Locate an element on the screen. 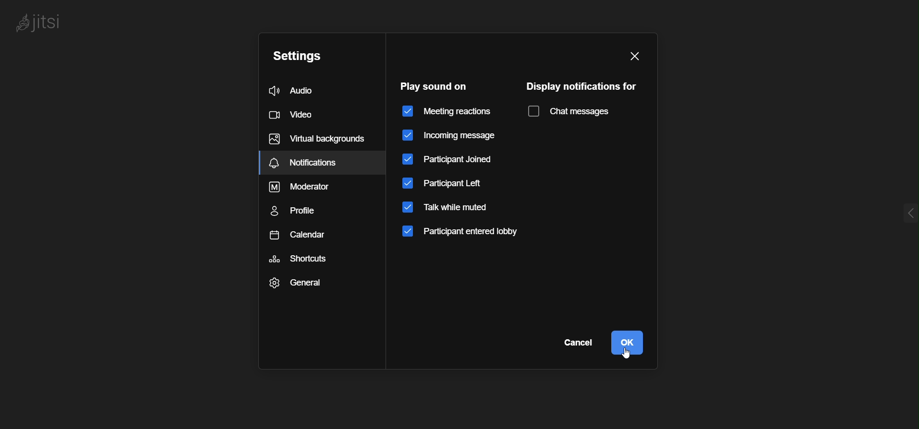 This screenshot has width=919, height=429. participant left is located at coordinates (445, 183).